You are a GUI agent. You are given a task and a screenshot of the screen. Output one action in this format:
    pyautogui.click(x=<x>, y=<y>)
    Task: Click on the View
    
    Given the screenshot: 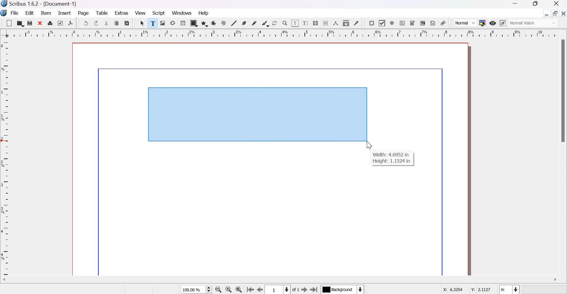 What is the action you would take?
    pyautogui.click(x=140, y=13)
    